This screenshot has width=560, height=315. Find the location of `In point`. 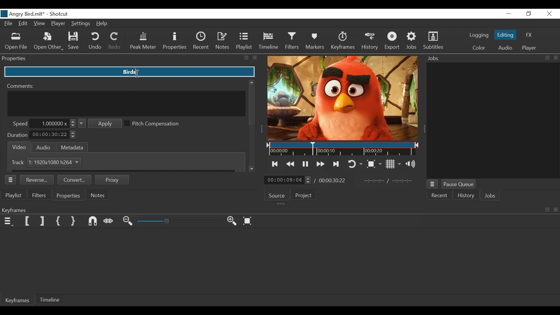

In point is located at coordinates (388, 181).